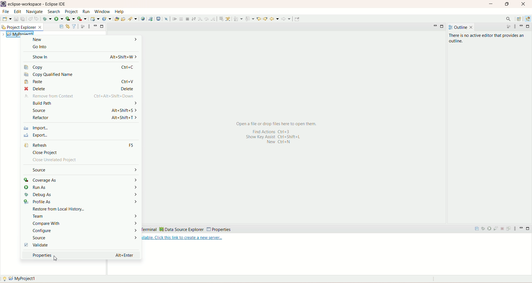 This screenshot has width=532, height=283. Describe the element at coordinates (144, 19) in the screenshot. I see `open a web browser` at that location.